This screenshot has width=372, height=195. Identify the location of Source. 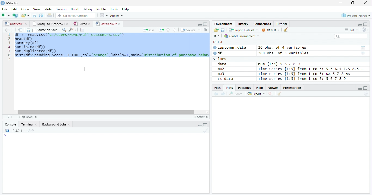
(190, 30).